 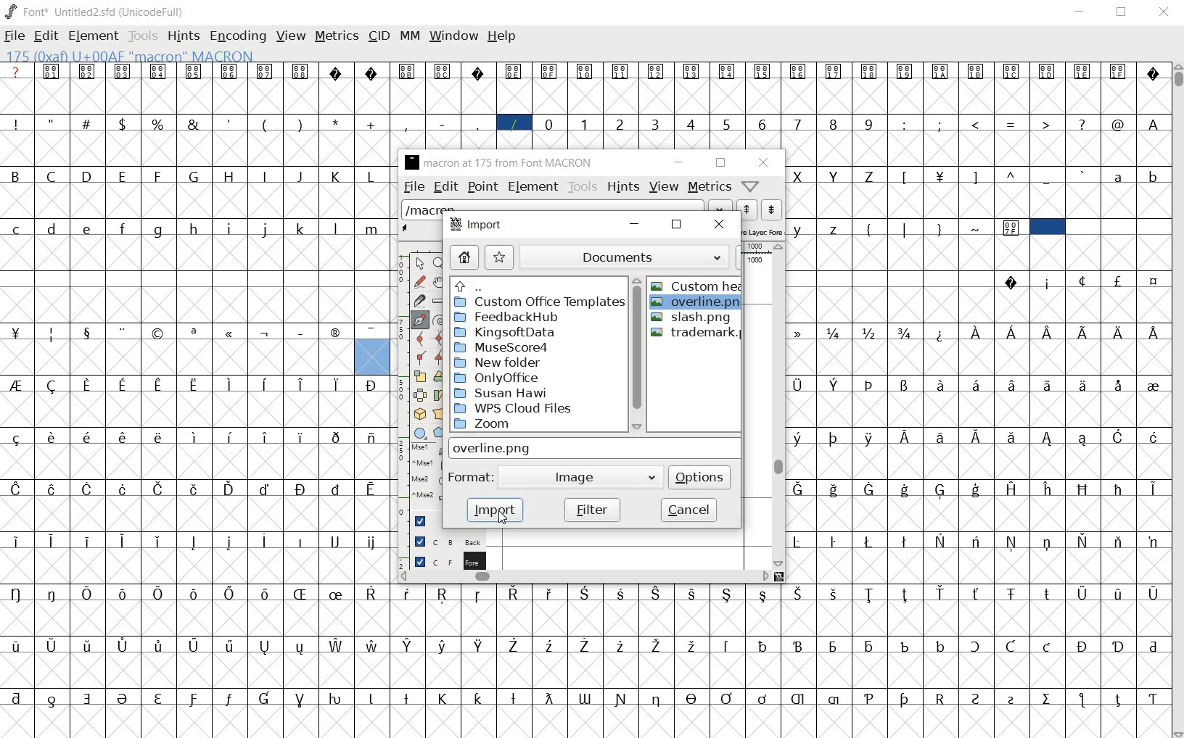 What do you see at coordinates (799, 72) in the screenshot?
I see `Symbol` at bounding box center [799, 72].